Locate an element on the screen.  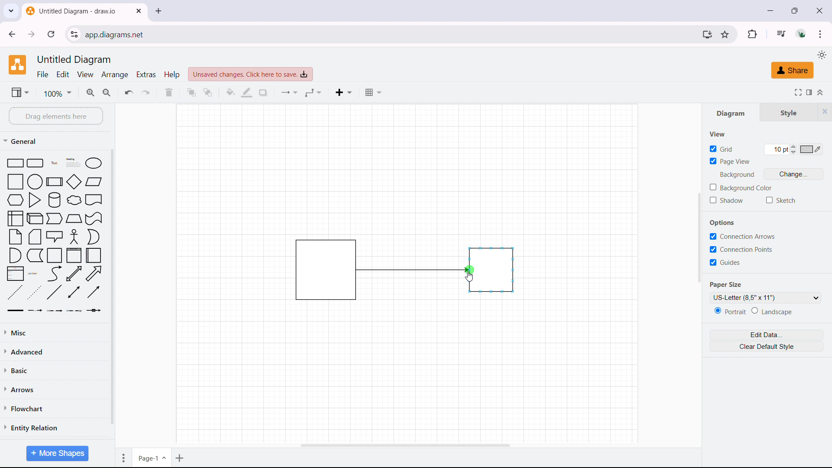
grid toggle is located at coordinates (721, 148).